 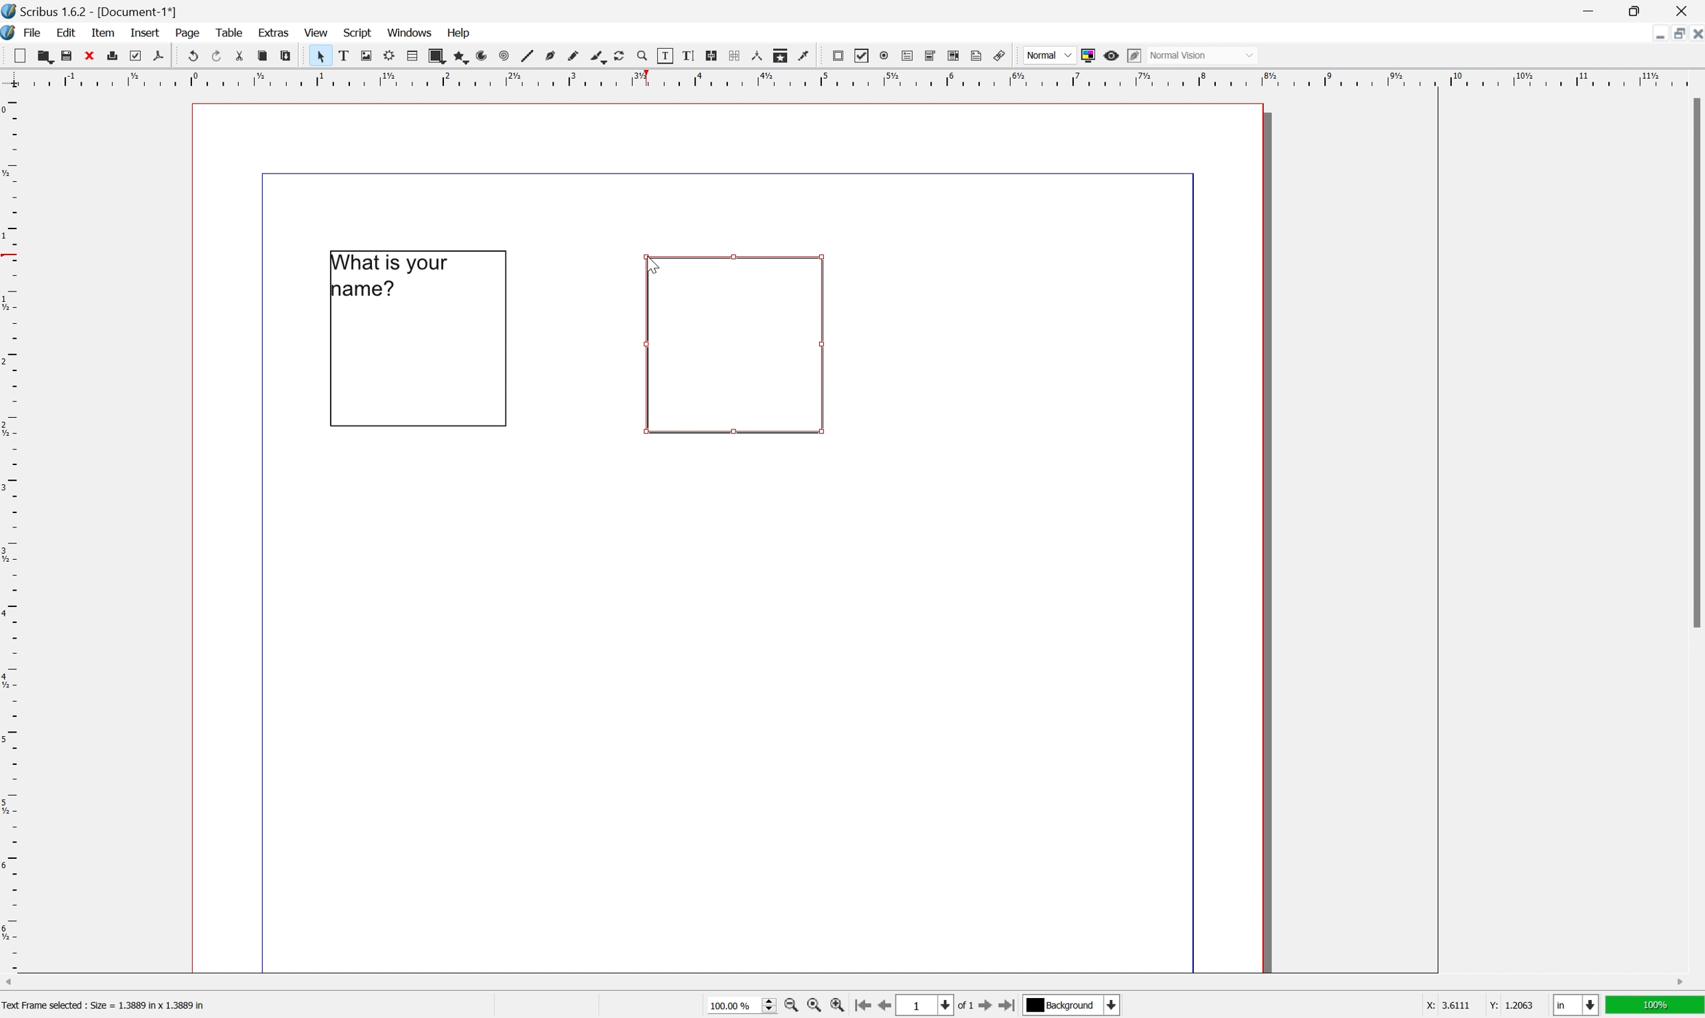 I want to click on close, so click(x=1694, y=36).